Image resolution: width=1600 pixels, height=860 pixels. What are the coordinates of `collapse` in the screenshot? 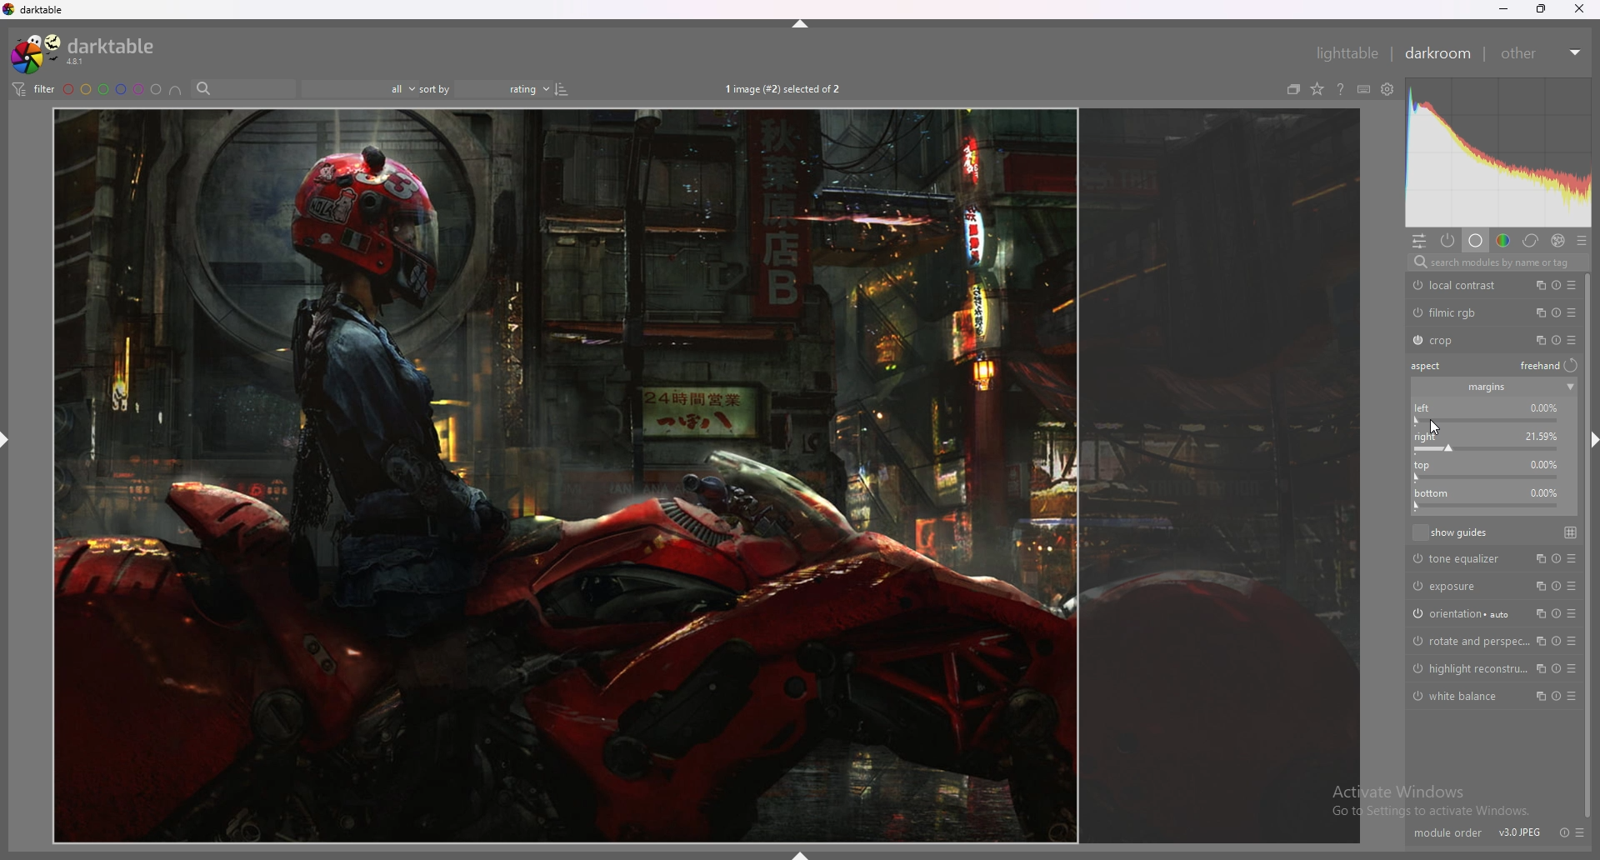 It's located at (1570, 387).